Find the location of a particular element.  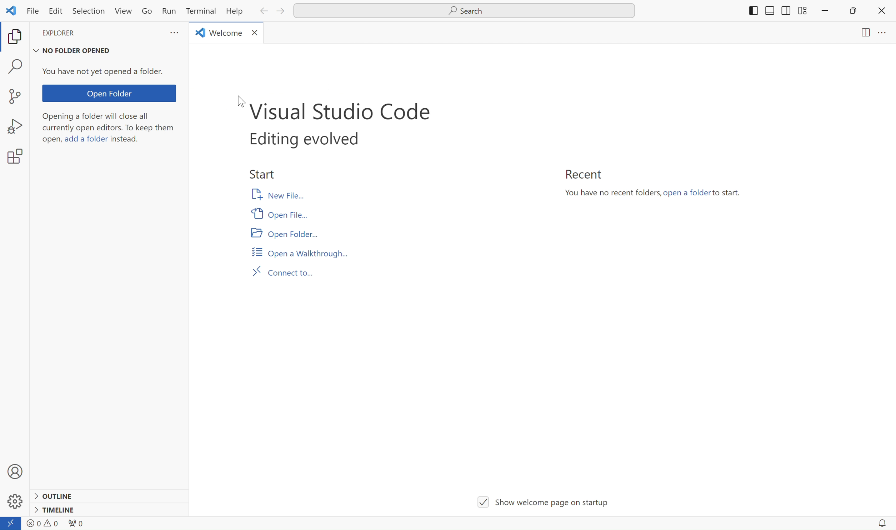

shift to sides is located at coordinates (772, 10).